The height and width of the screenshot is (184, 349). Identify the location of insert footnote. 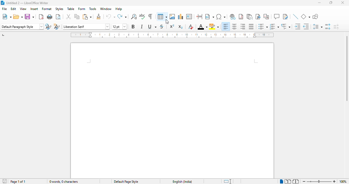
(241, 16).